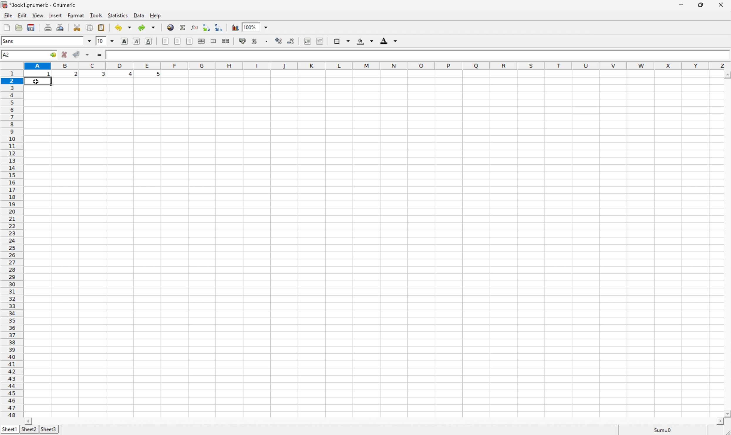  Describe the element at coordinates (266, 27) in the screenshot. I see `drop down` at that location.